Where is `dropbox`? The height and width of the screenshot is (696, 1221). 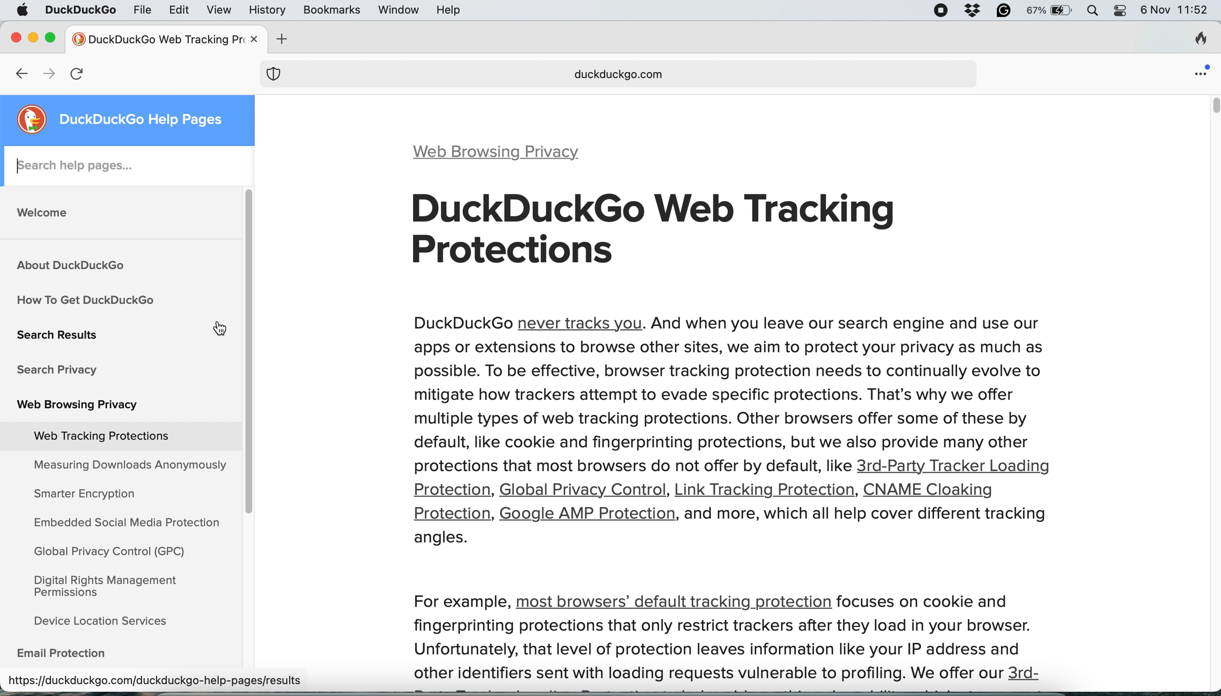 dropbox is located at coordinates (976, 11).